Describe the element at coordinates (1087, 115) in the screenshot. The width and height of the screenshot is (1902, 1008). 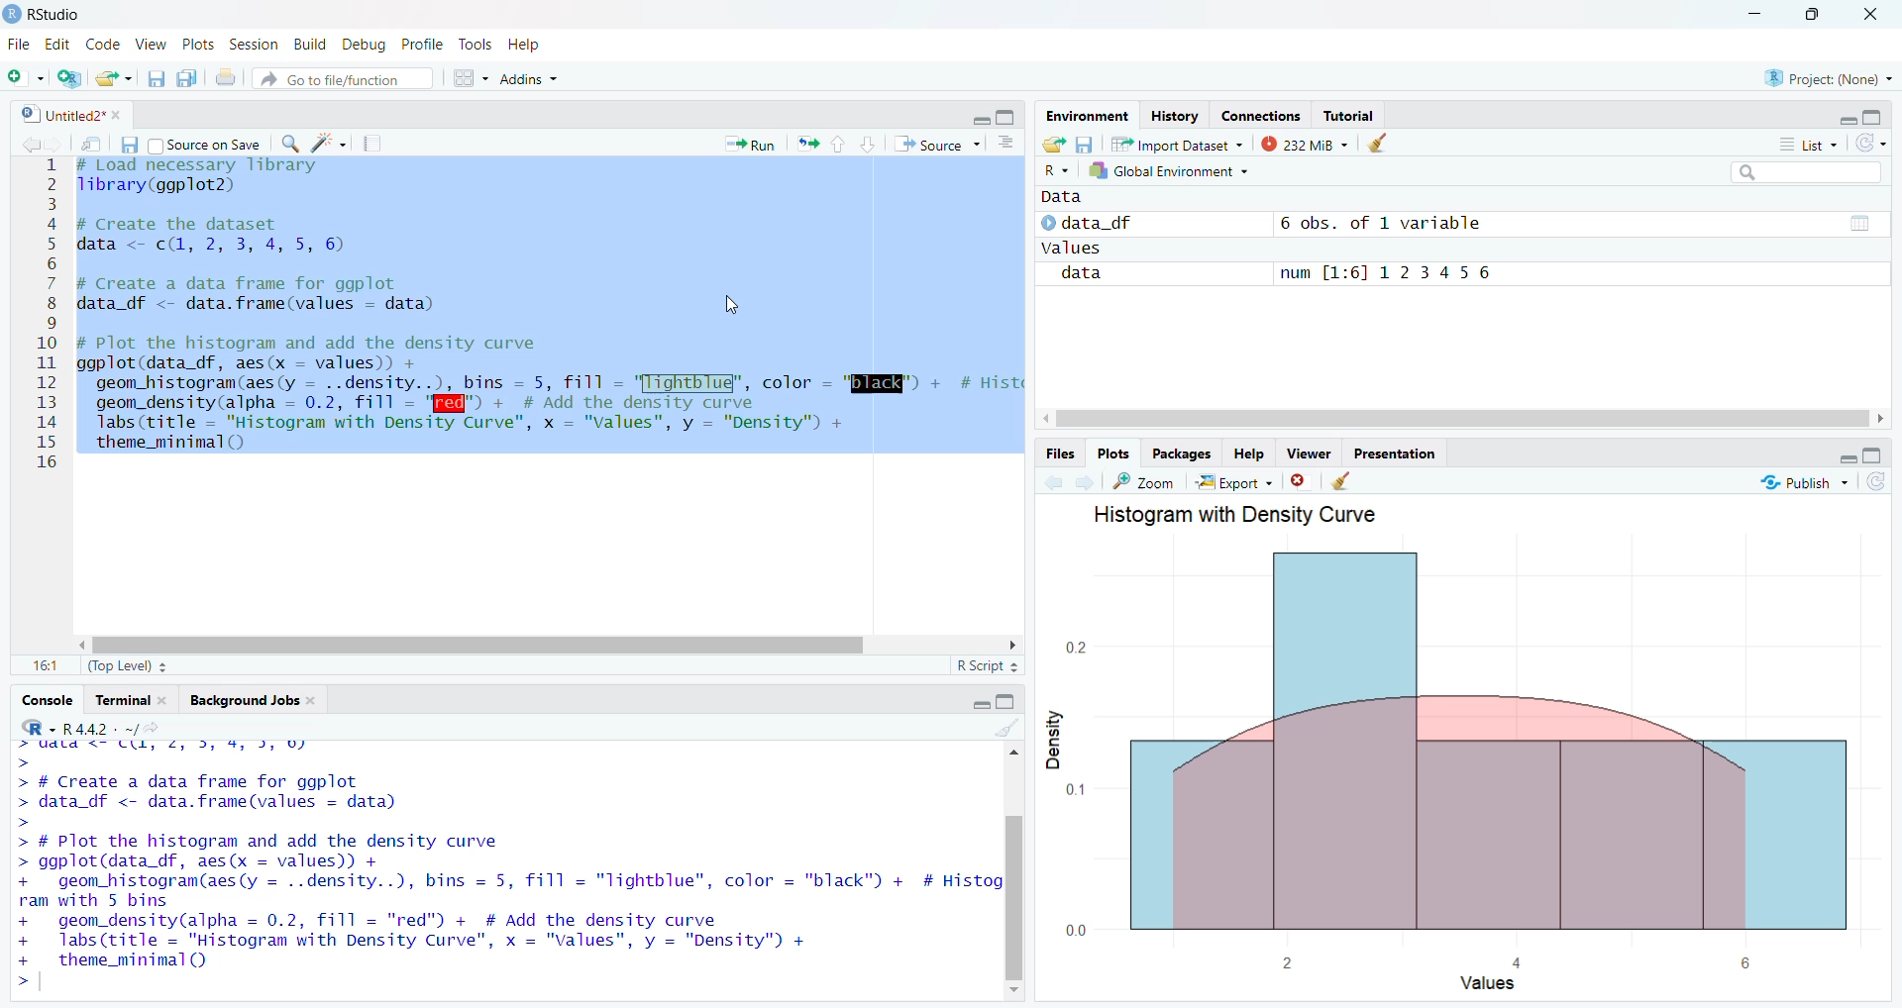
I see `Environment` at that location.